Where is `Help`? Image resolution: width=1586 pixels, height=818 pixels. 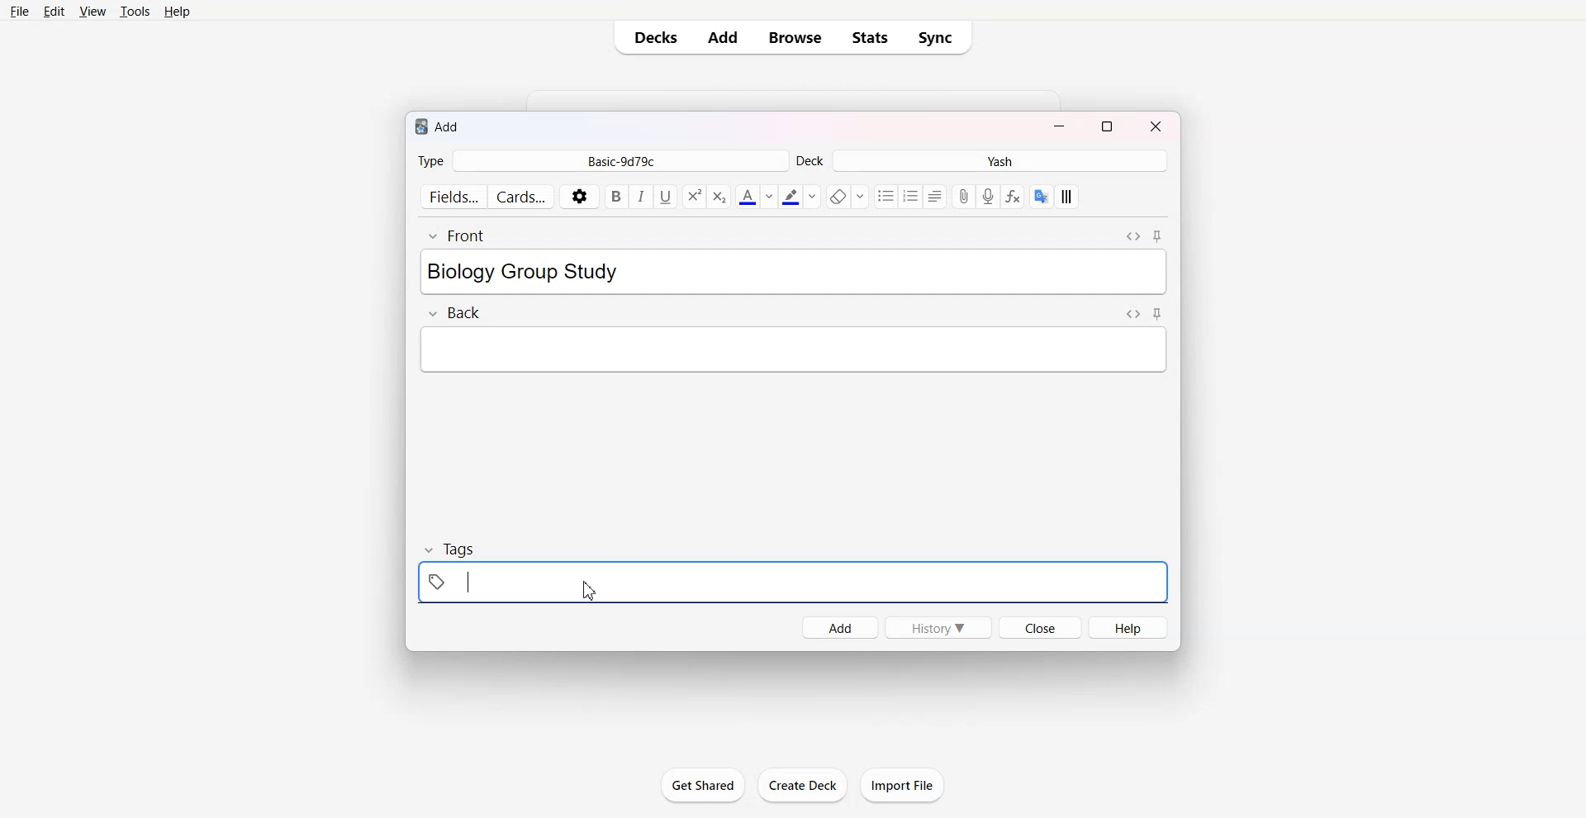
Help is located at coordinates (1128, 627).